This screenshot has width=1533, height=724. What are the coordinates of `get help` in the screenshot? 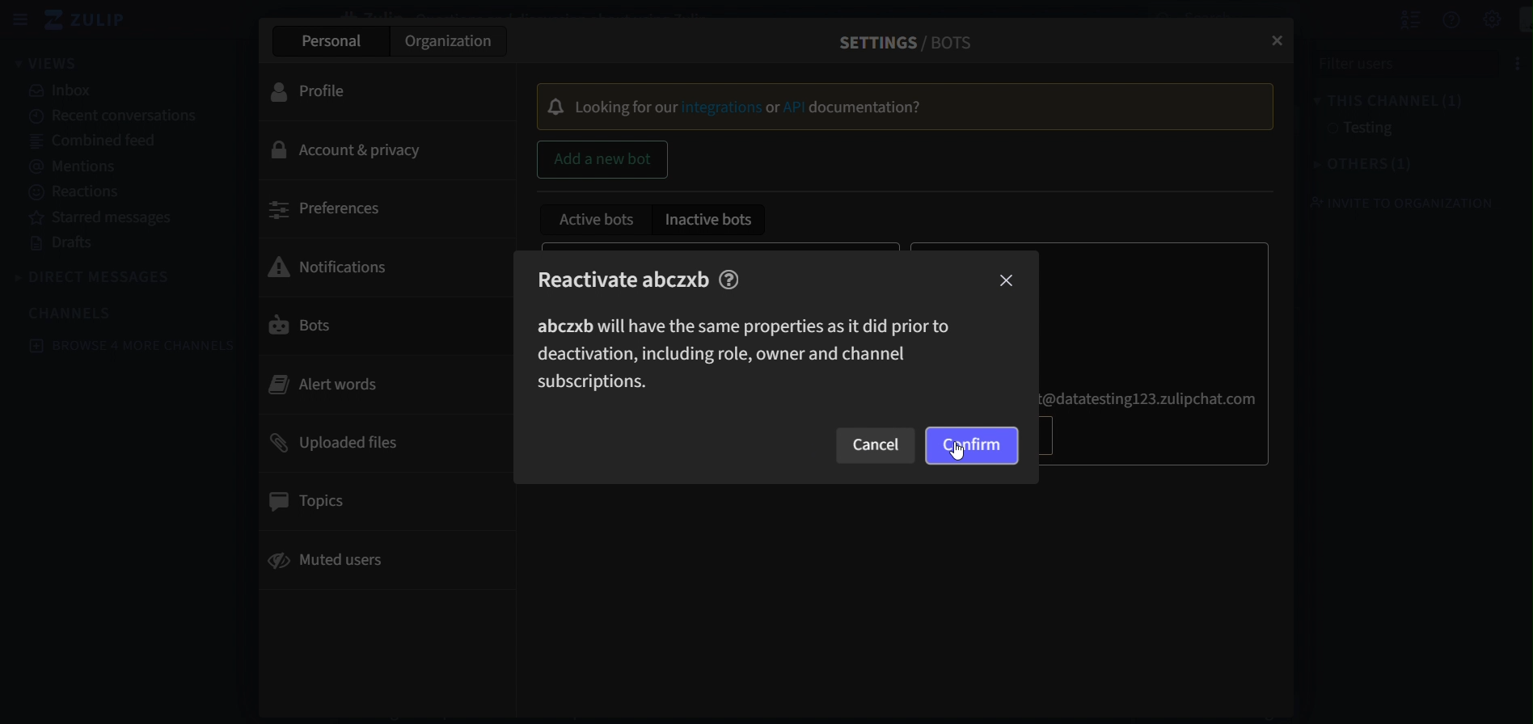 It's located at (1436, 20).